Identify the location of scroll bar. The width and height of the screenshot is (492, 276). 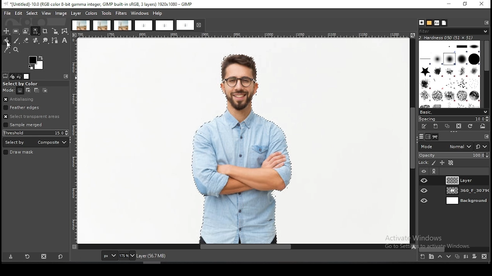
(486, 74).